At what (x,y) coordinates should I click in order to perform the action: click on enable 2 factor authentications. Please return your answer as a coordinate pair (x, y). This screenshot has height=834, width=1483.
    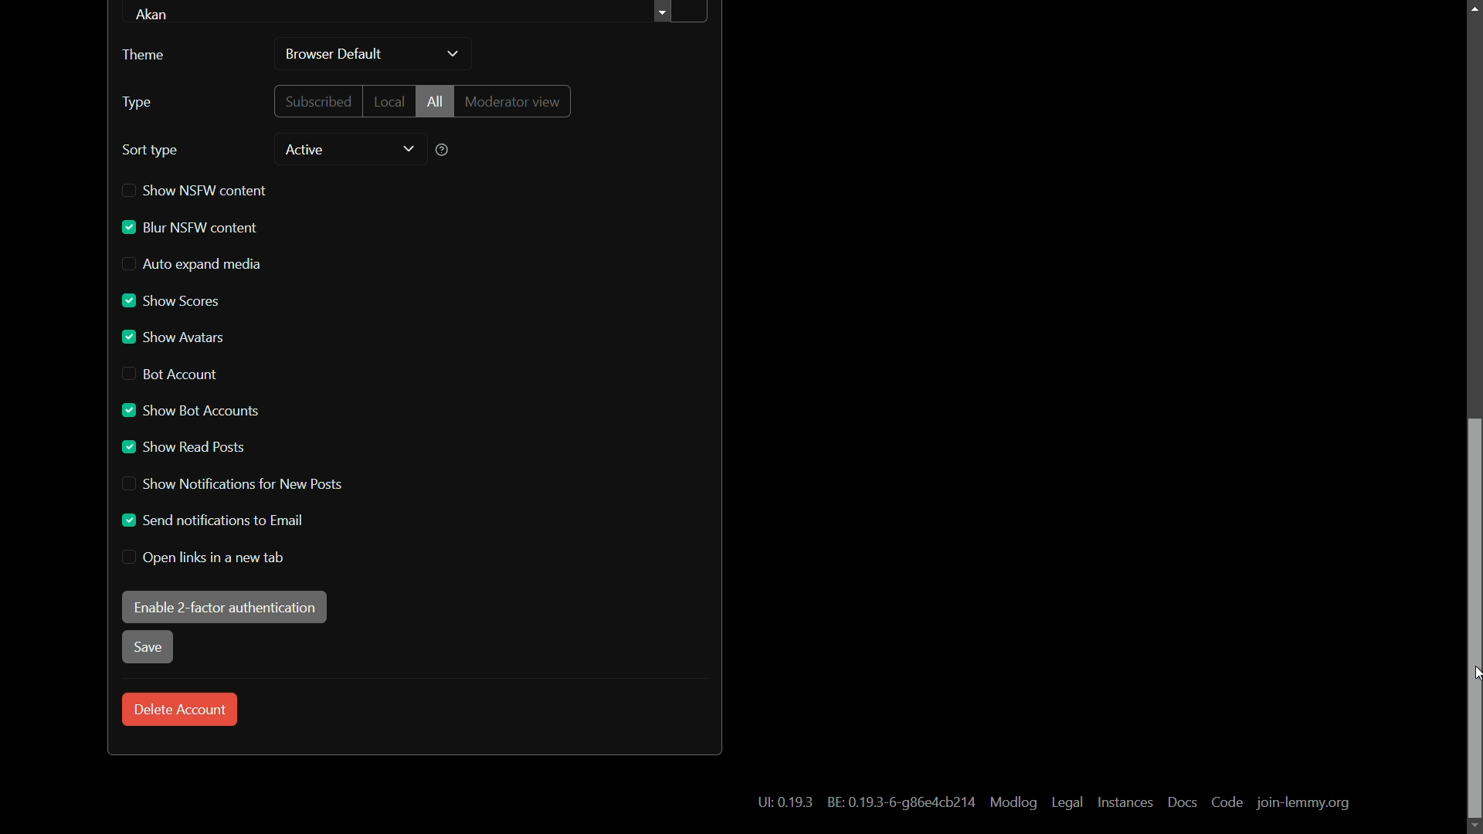
    Looking at the image, I should click on (224, 606).